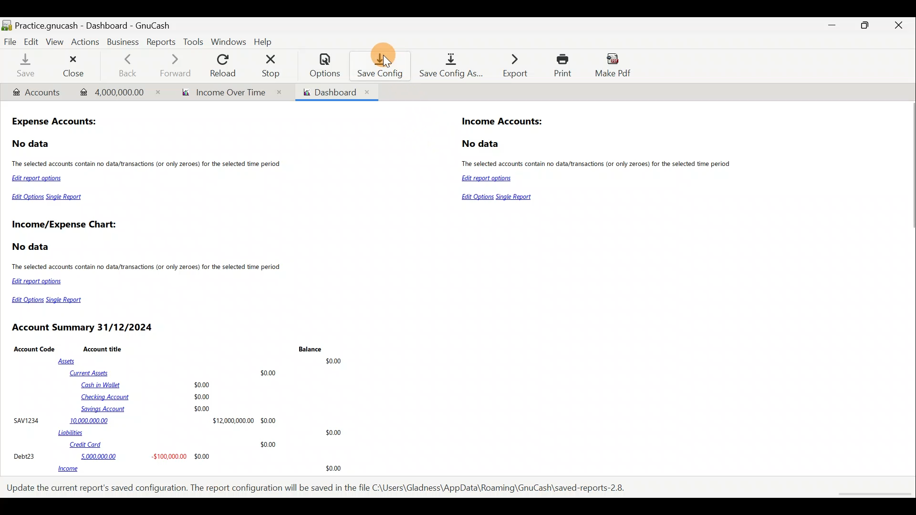 The image size is (916, 515). What do you see at coordinates (193, 42) in the screenshot?
I see `Tools` at bounding box center [193, 42].